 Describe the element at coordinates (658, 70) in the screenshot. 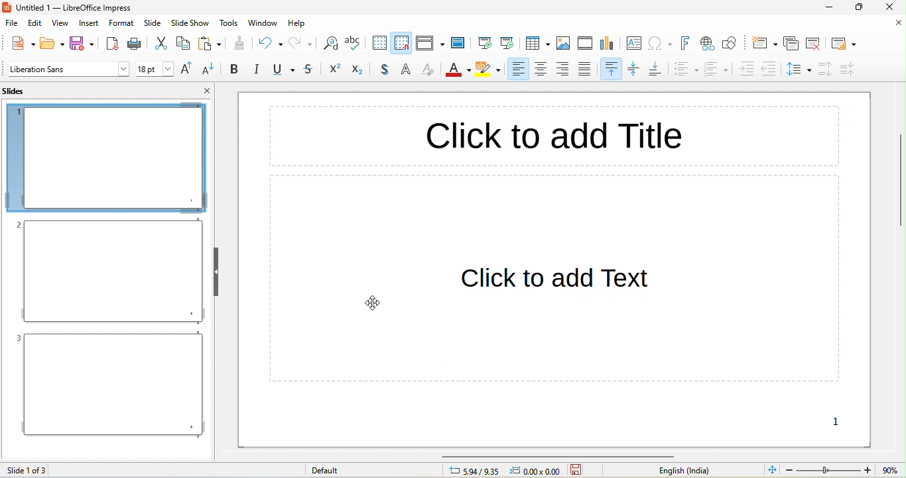

I see `align bottom` at that location.